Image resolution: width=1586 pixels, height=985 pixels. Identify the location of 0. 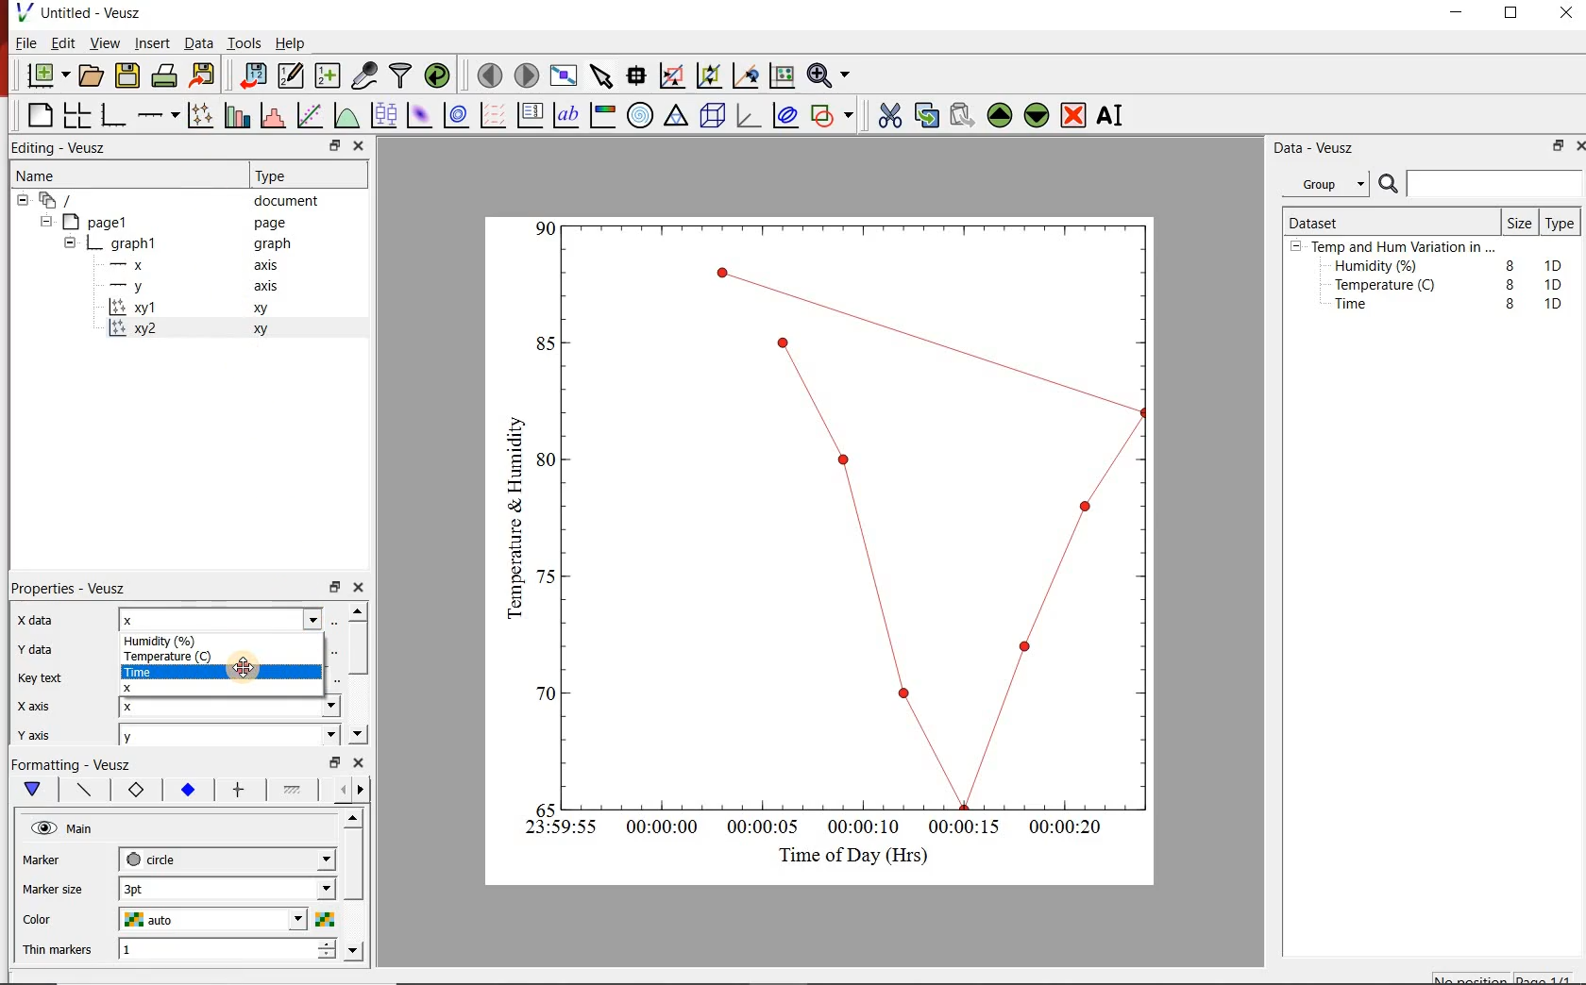
(544, 807).